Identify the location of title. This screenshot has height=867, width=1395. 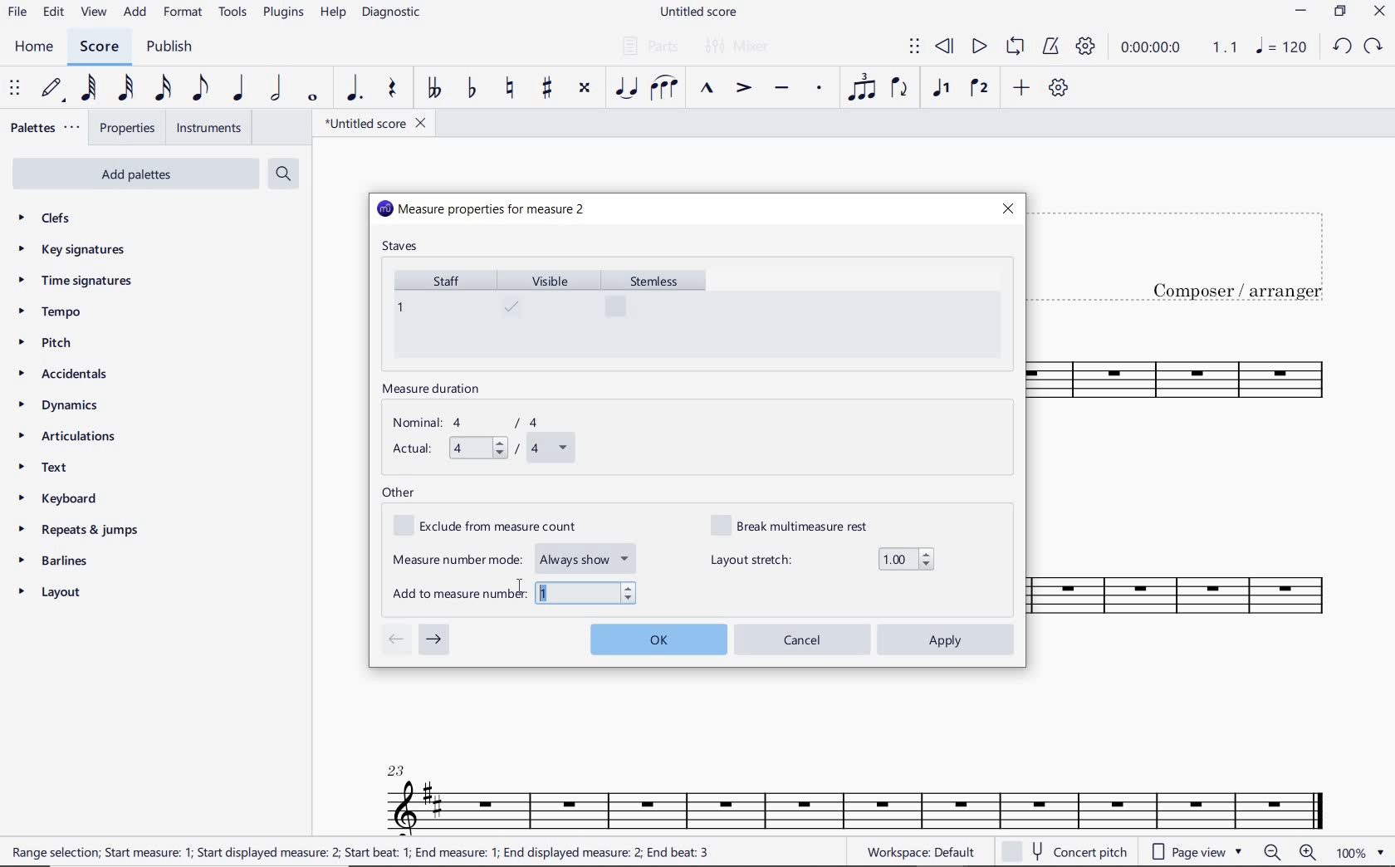
(1194, 252).